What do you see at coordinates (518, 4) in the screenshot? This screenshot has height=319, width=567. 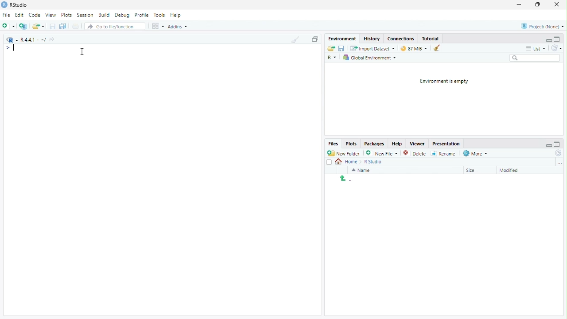 I see `Minimize` at bounding box center [518, 4].